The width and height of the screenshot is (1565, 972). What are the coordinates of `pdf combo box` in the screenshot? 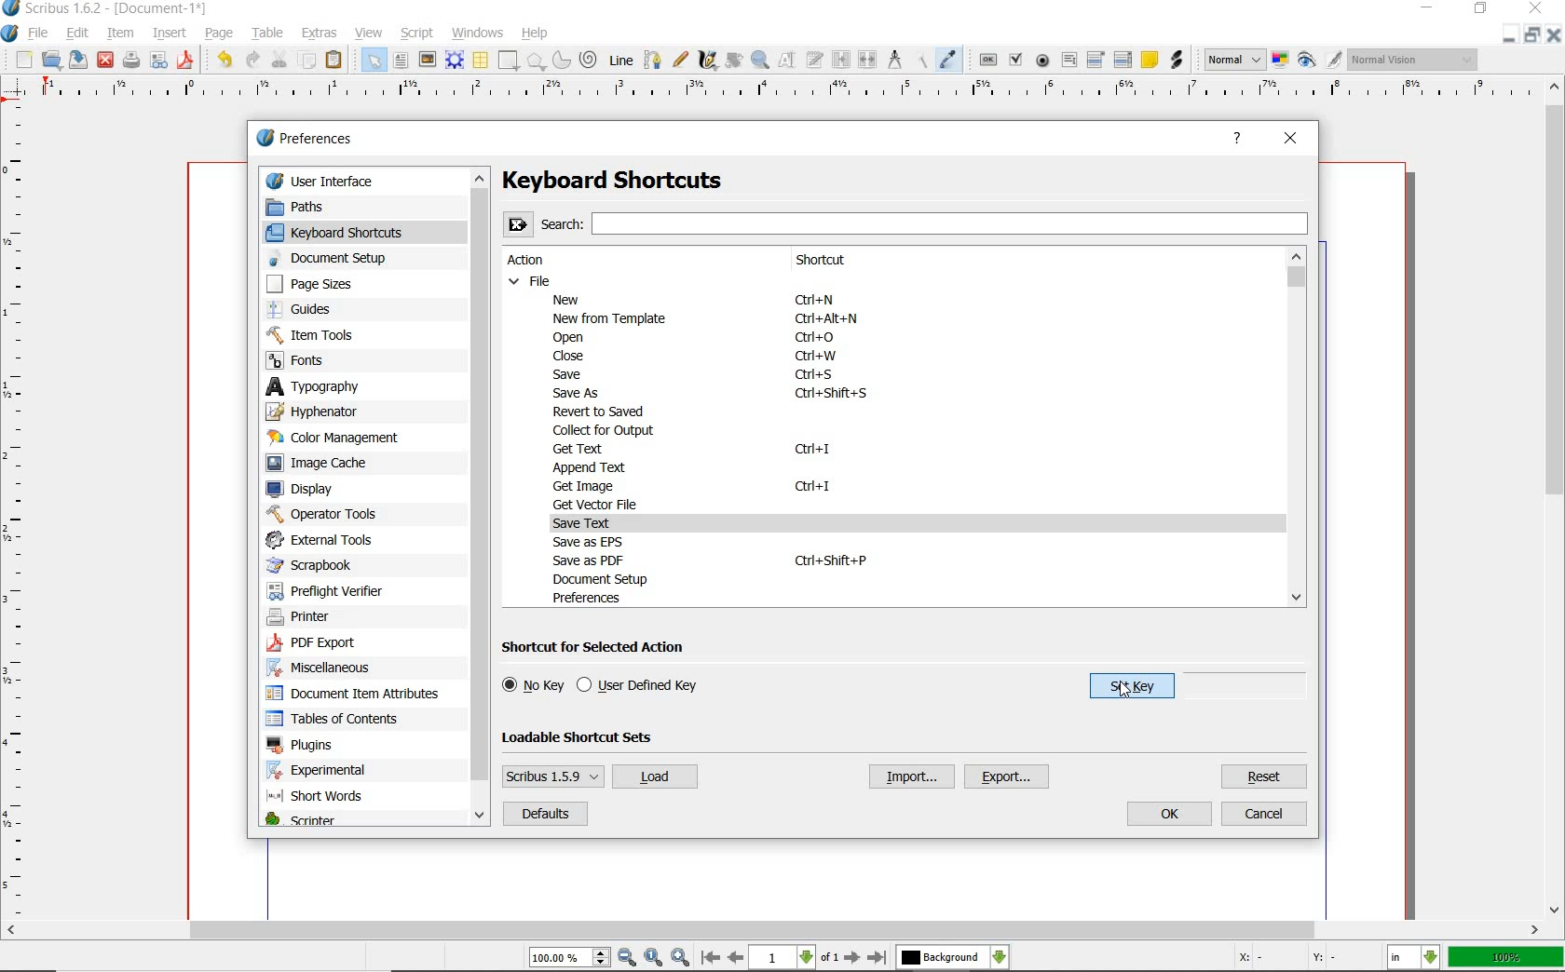 It's located at (1095, 61).